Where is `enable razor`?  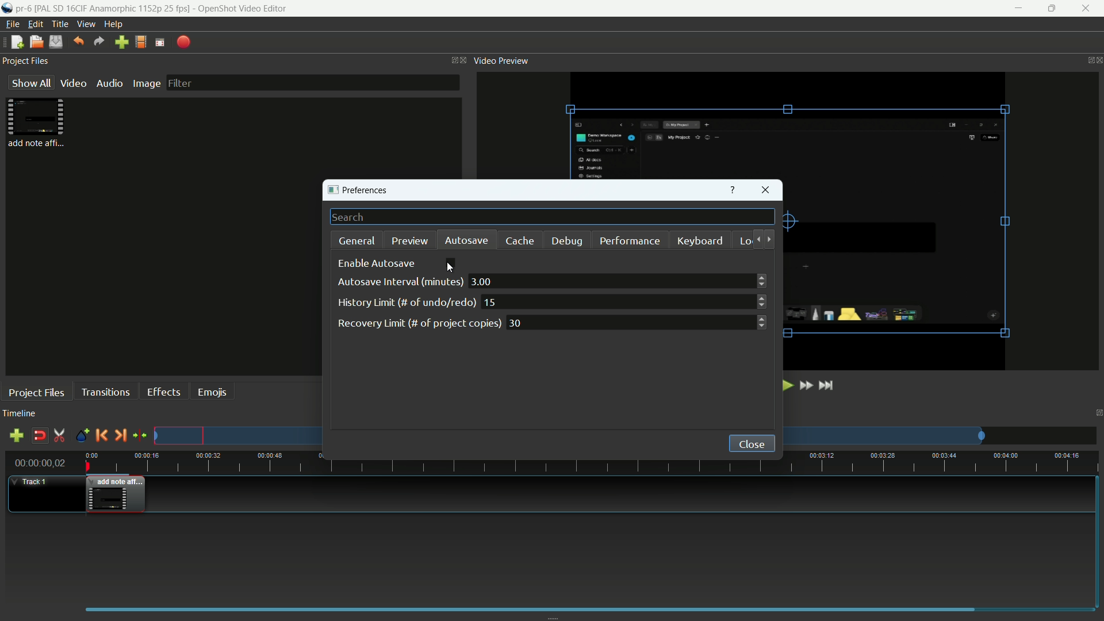
enable razor is located at coordinates (59, 435).